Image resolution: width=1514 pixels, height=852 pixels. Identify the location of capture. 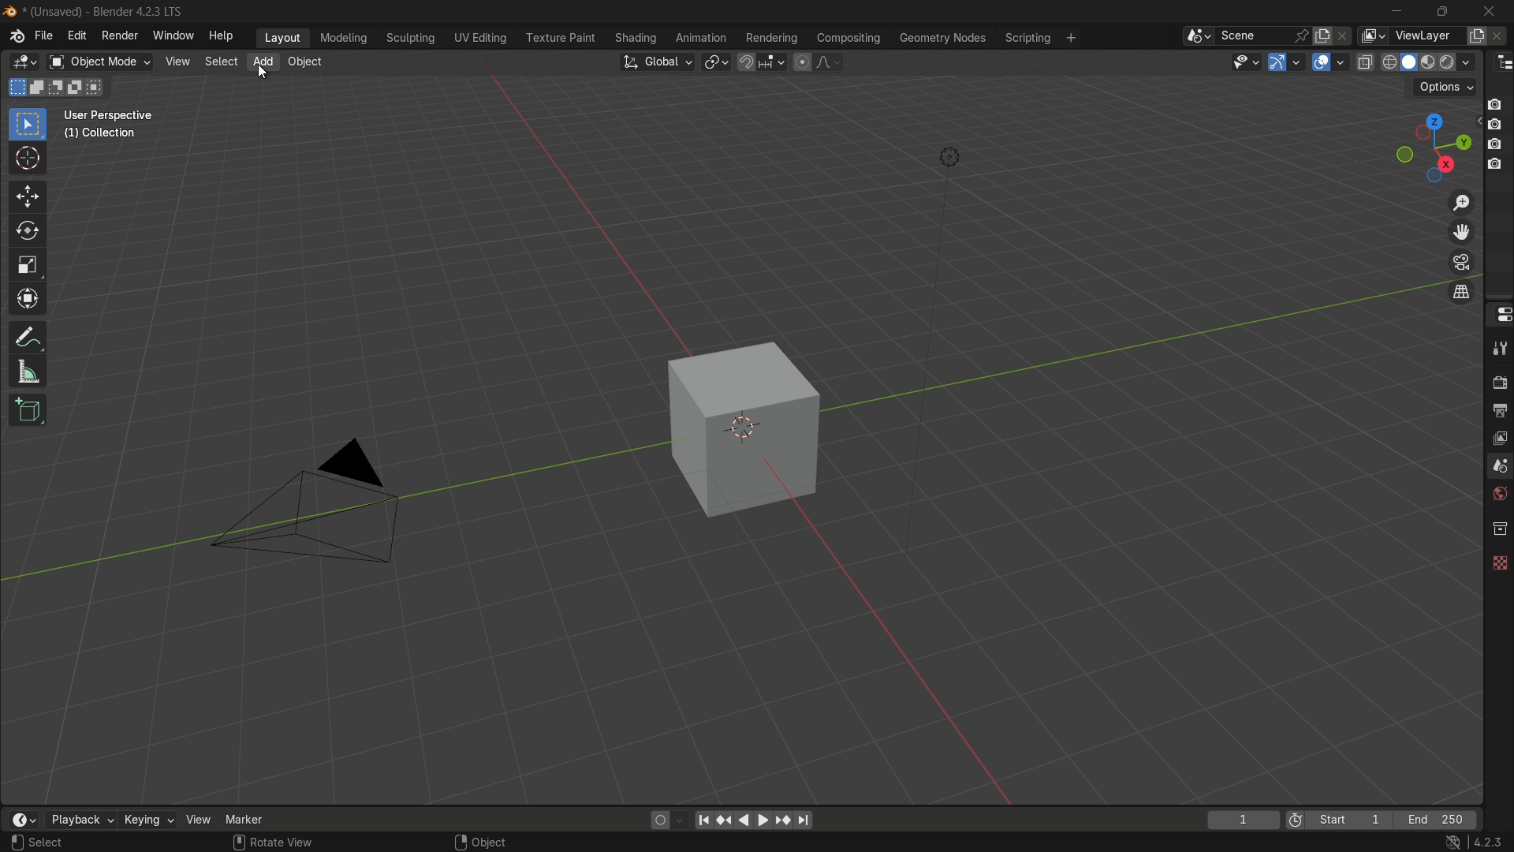
(1499, 103).